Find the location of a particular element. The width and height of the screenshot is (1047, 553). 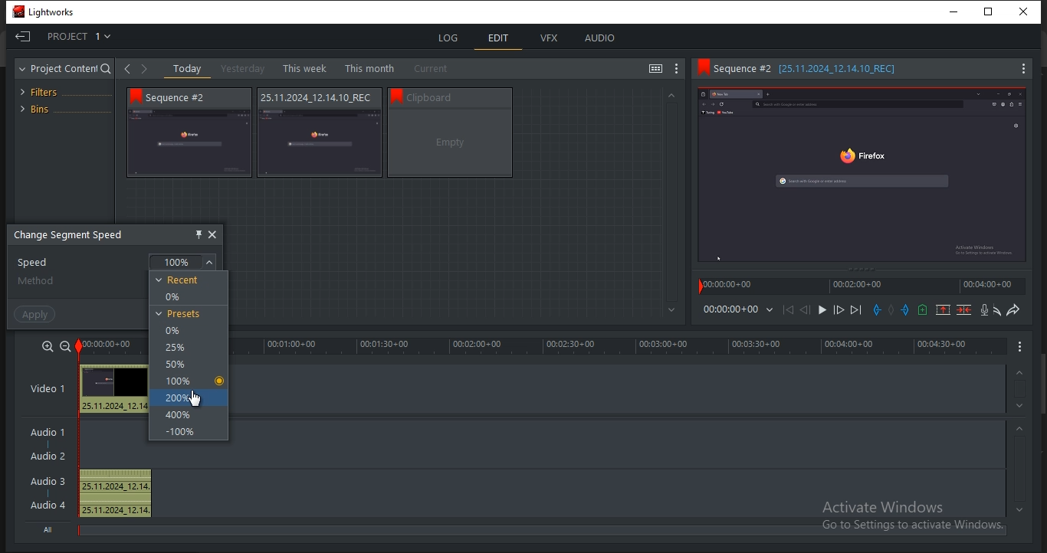

edit is located at coordinates (501, 37).